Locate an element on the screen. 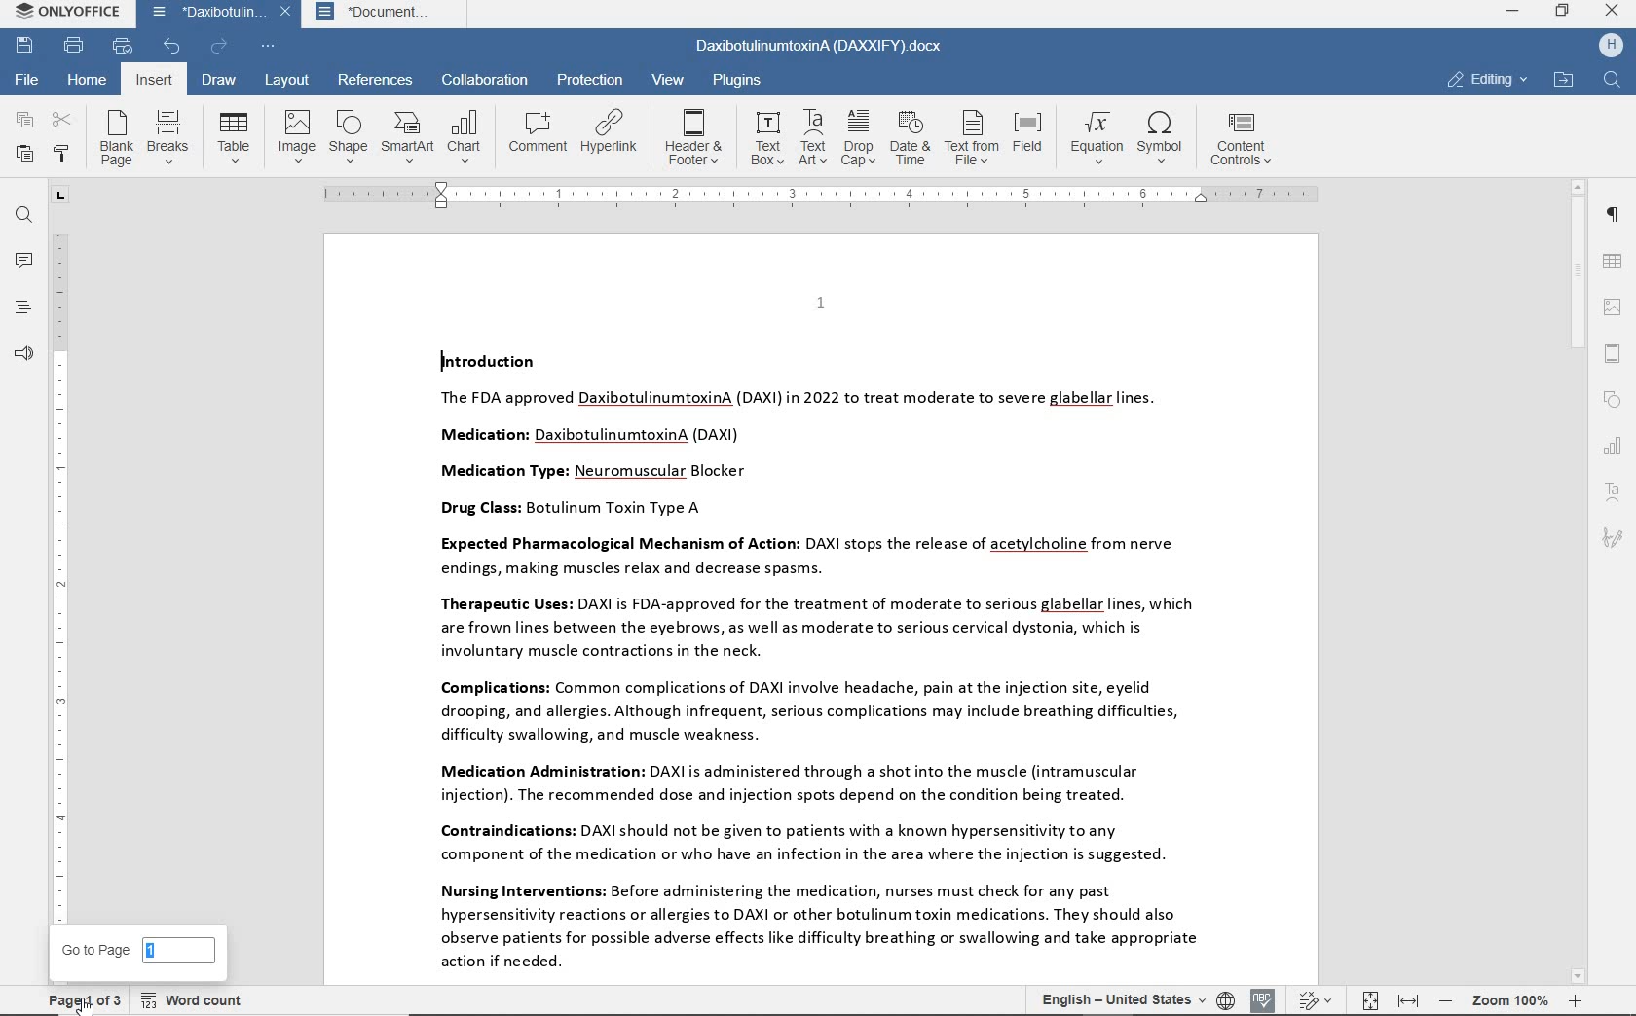  scroll up is located at coordinates (1579, 188).